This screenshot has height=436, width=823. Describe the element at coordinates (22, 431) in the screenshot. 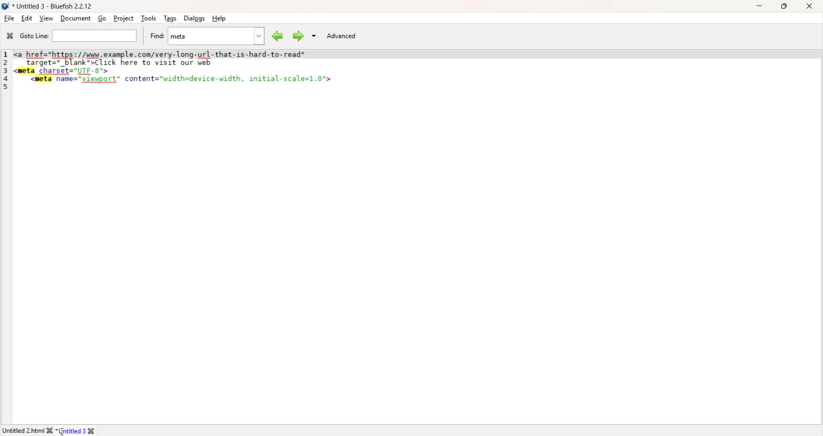

I see `Untitled 2.htm` at that location.